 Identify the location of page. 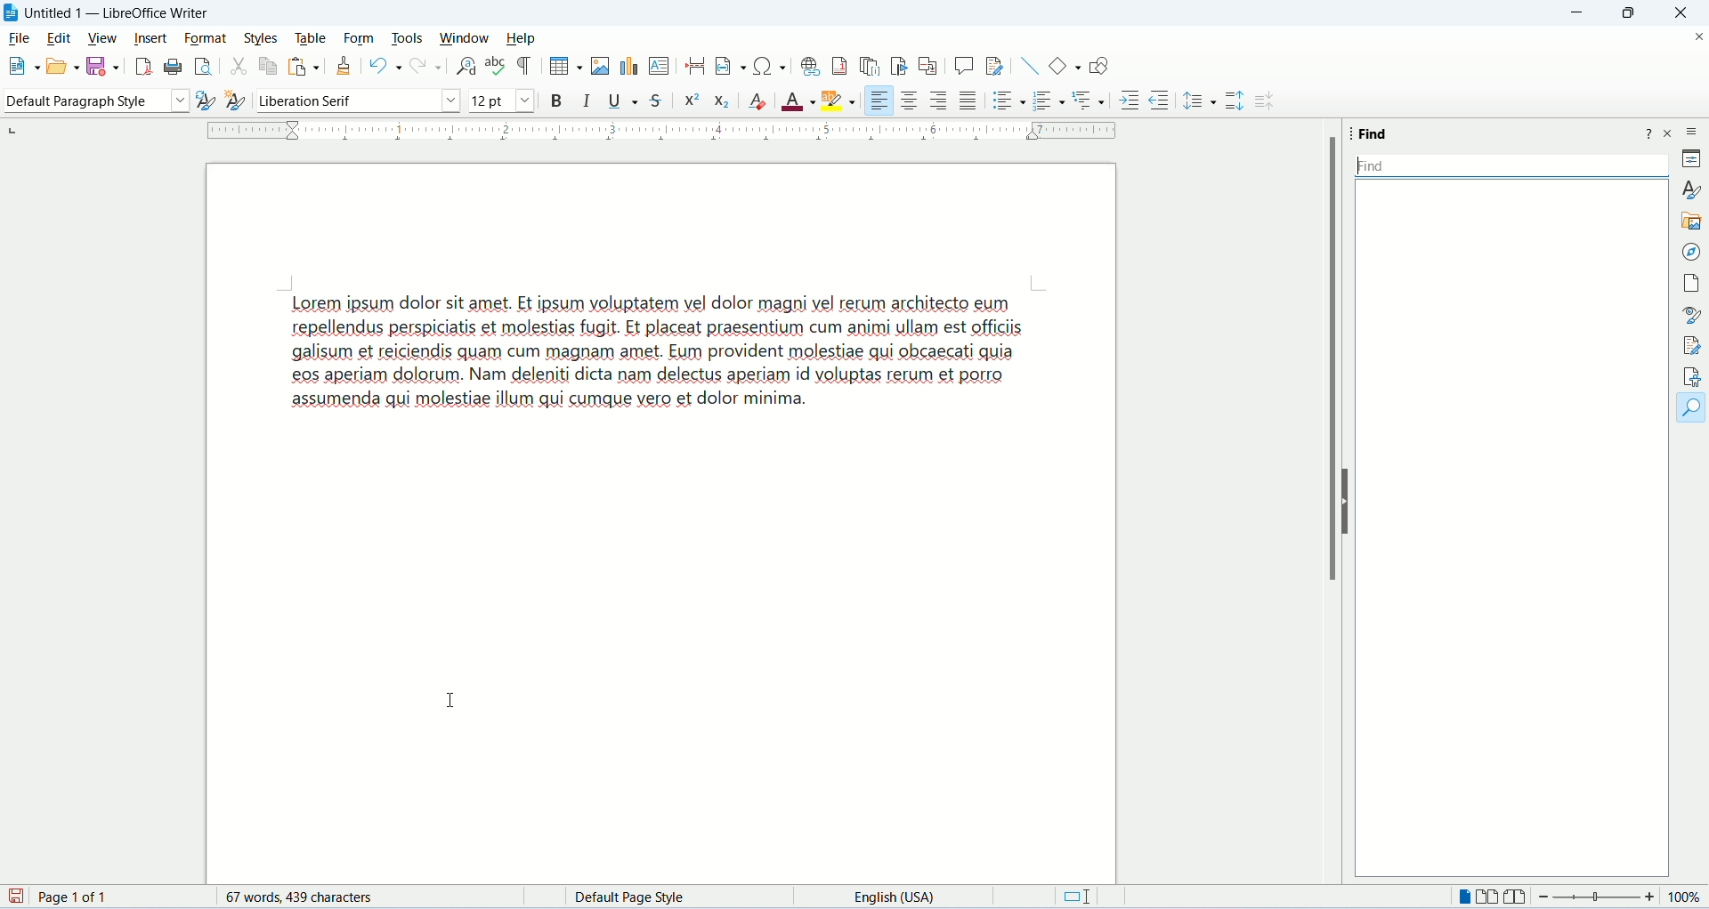
(57, 897).